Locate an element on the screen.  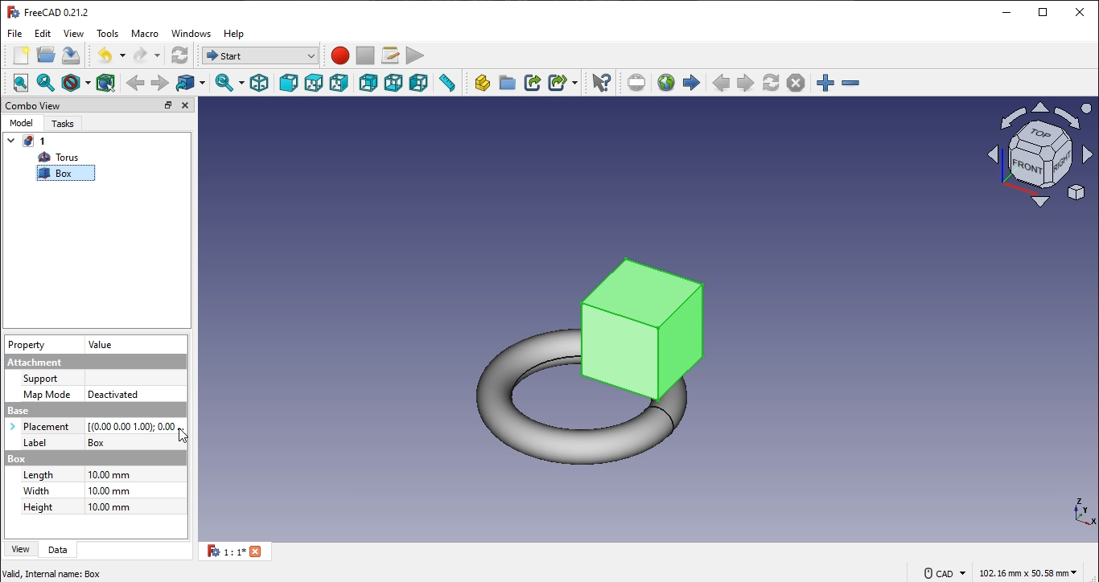
close is located at coordinates (1080, 10).